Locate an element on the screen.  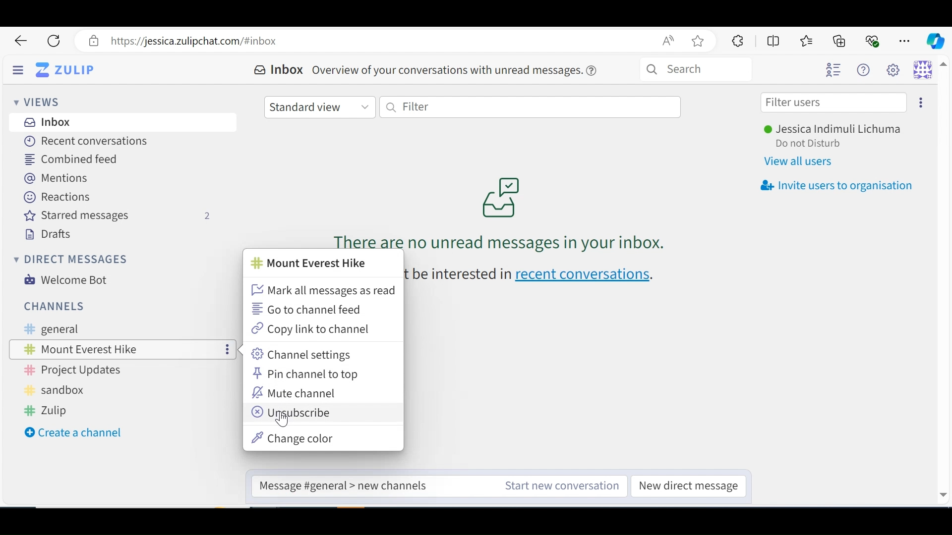
Hide user list is located at coordinates (834, 70).